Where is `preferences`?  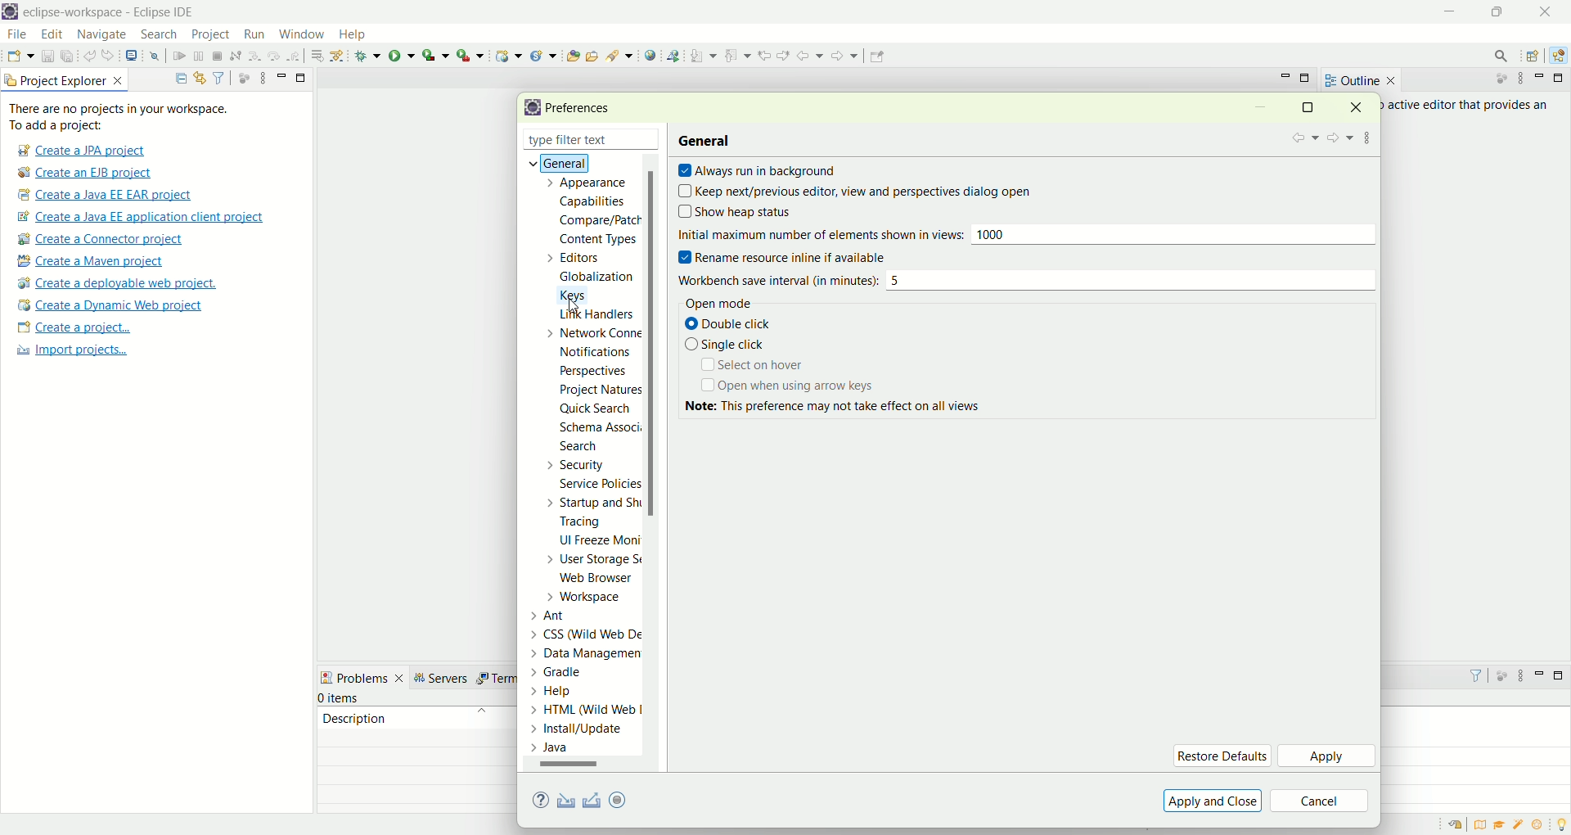 preferences is located at coordinates (583, 109).